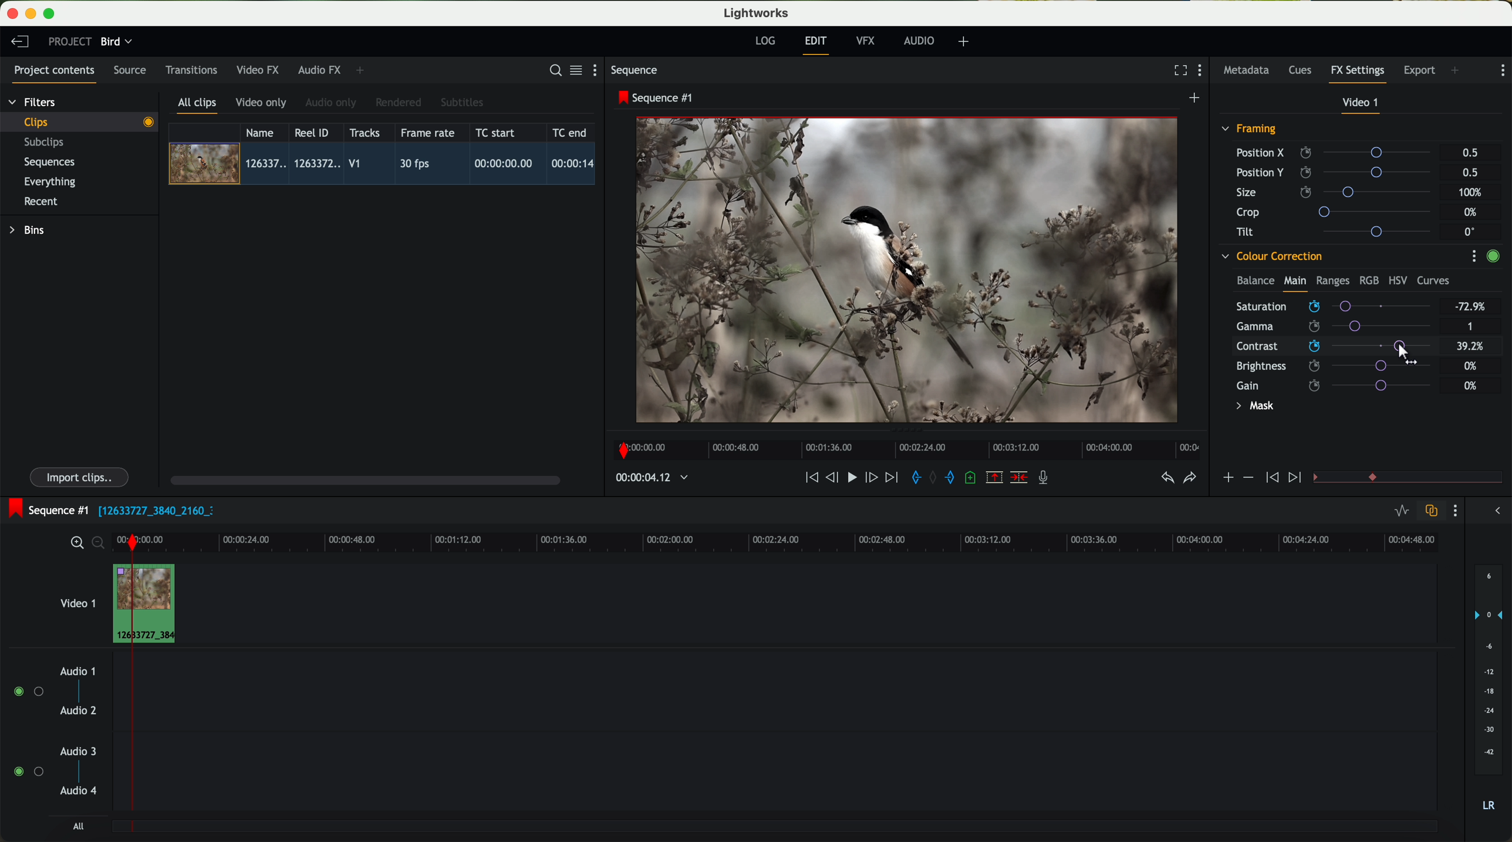 The width and height of the screenshot is (1512, 842). I want to click on show/hide the full audio mix, so click(1494, 511).